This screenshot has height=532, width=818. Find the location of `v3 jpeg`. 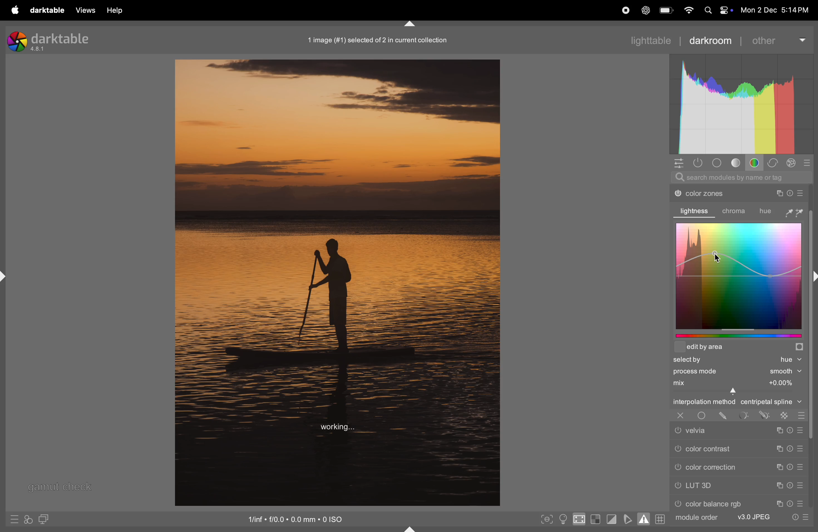

v3 jpeg is located at coordinates (749, 519).